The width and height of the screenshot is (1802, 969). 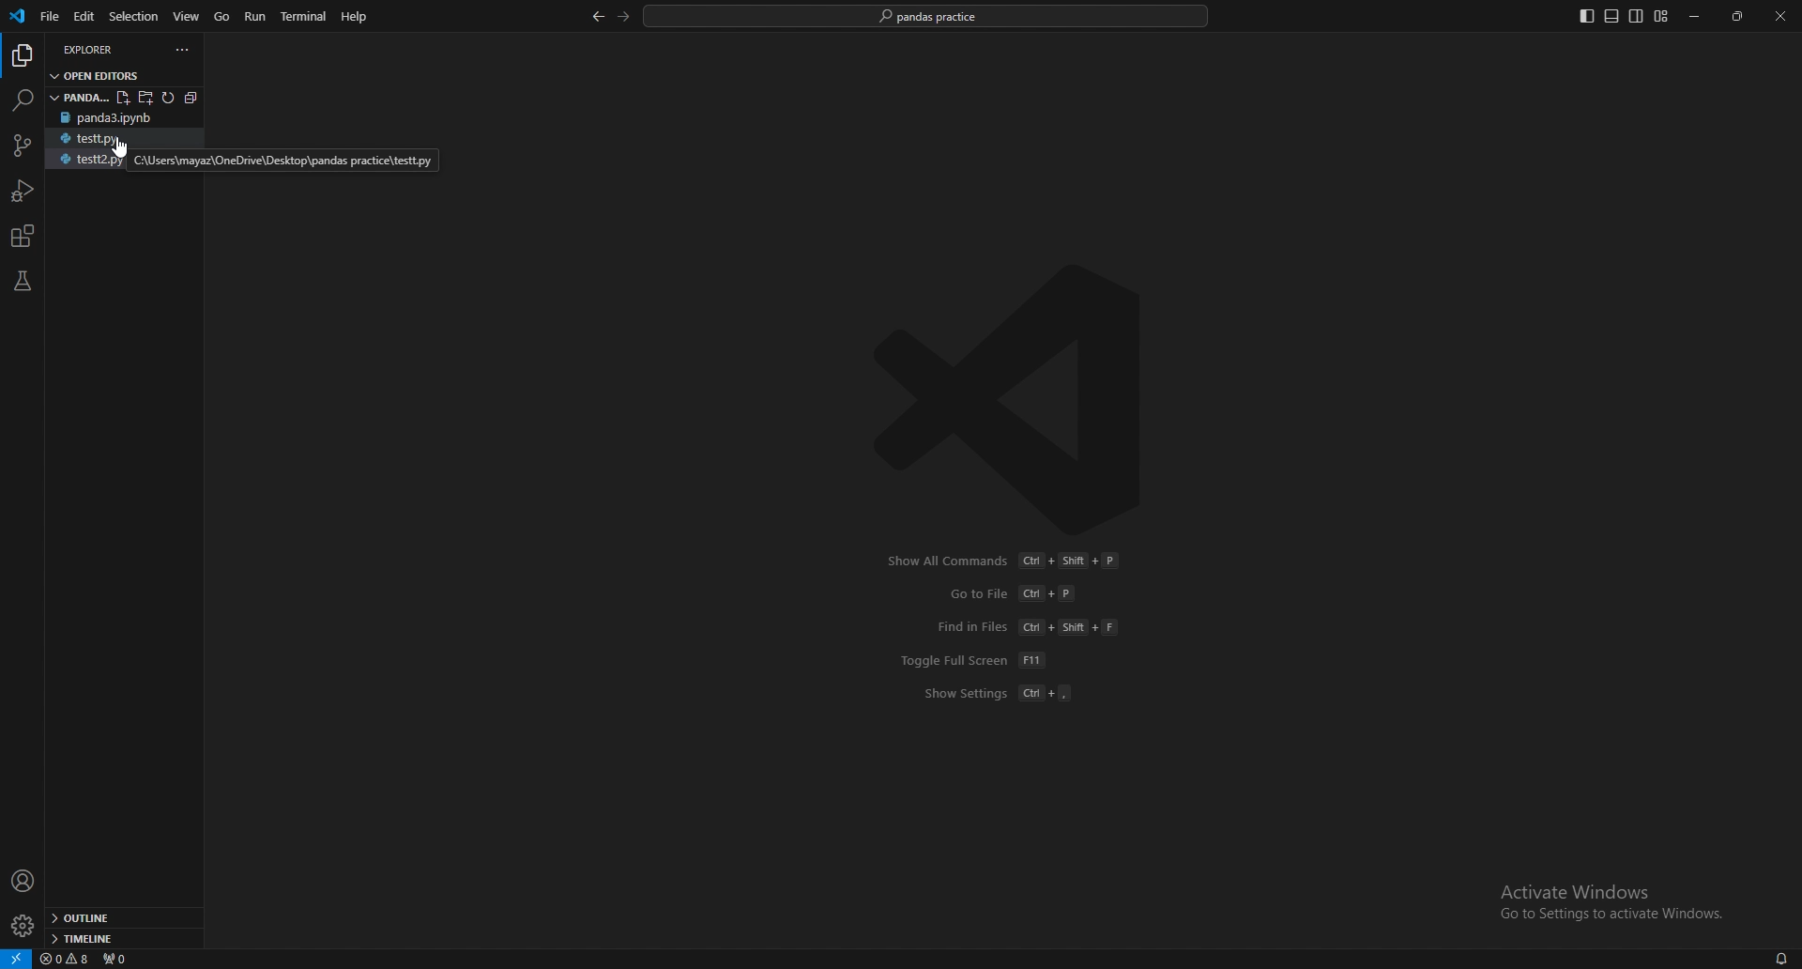 I want to click on back, so click(x=597, y=18).